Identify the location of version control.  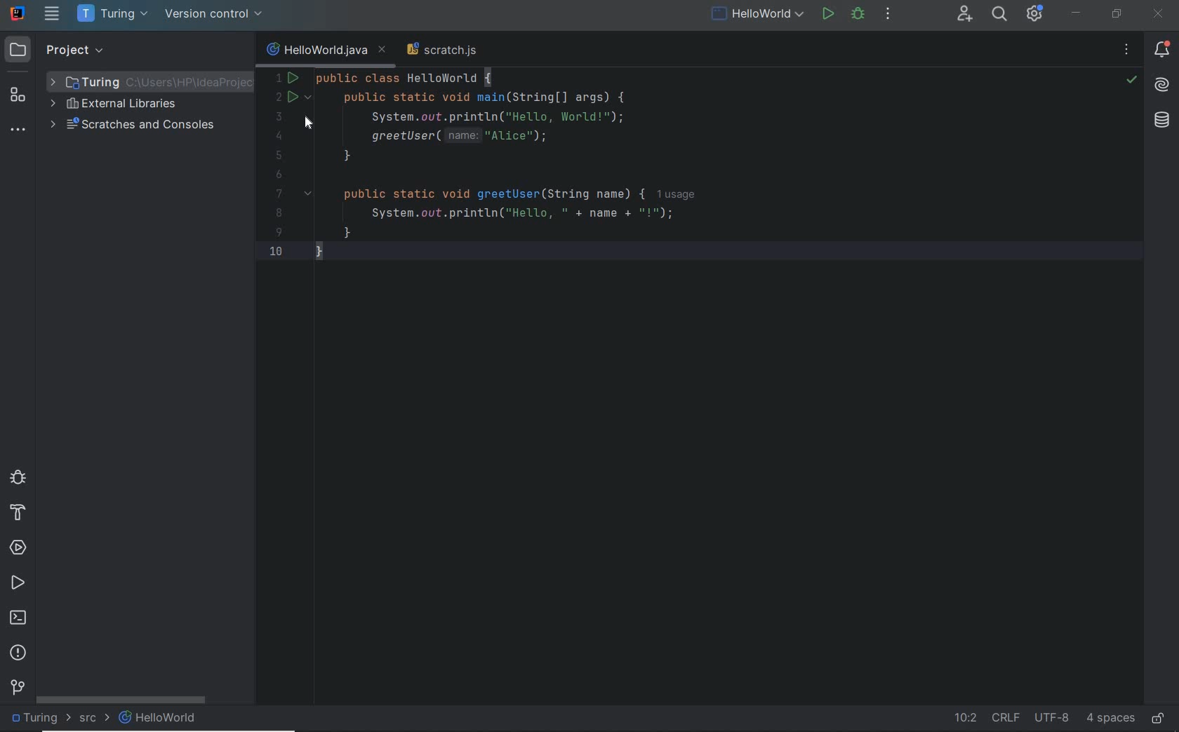
(215, 15).